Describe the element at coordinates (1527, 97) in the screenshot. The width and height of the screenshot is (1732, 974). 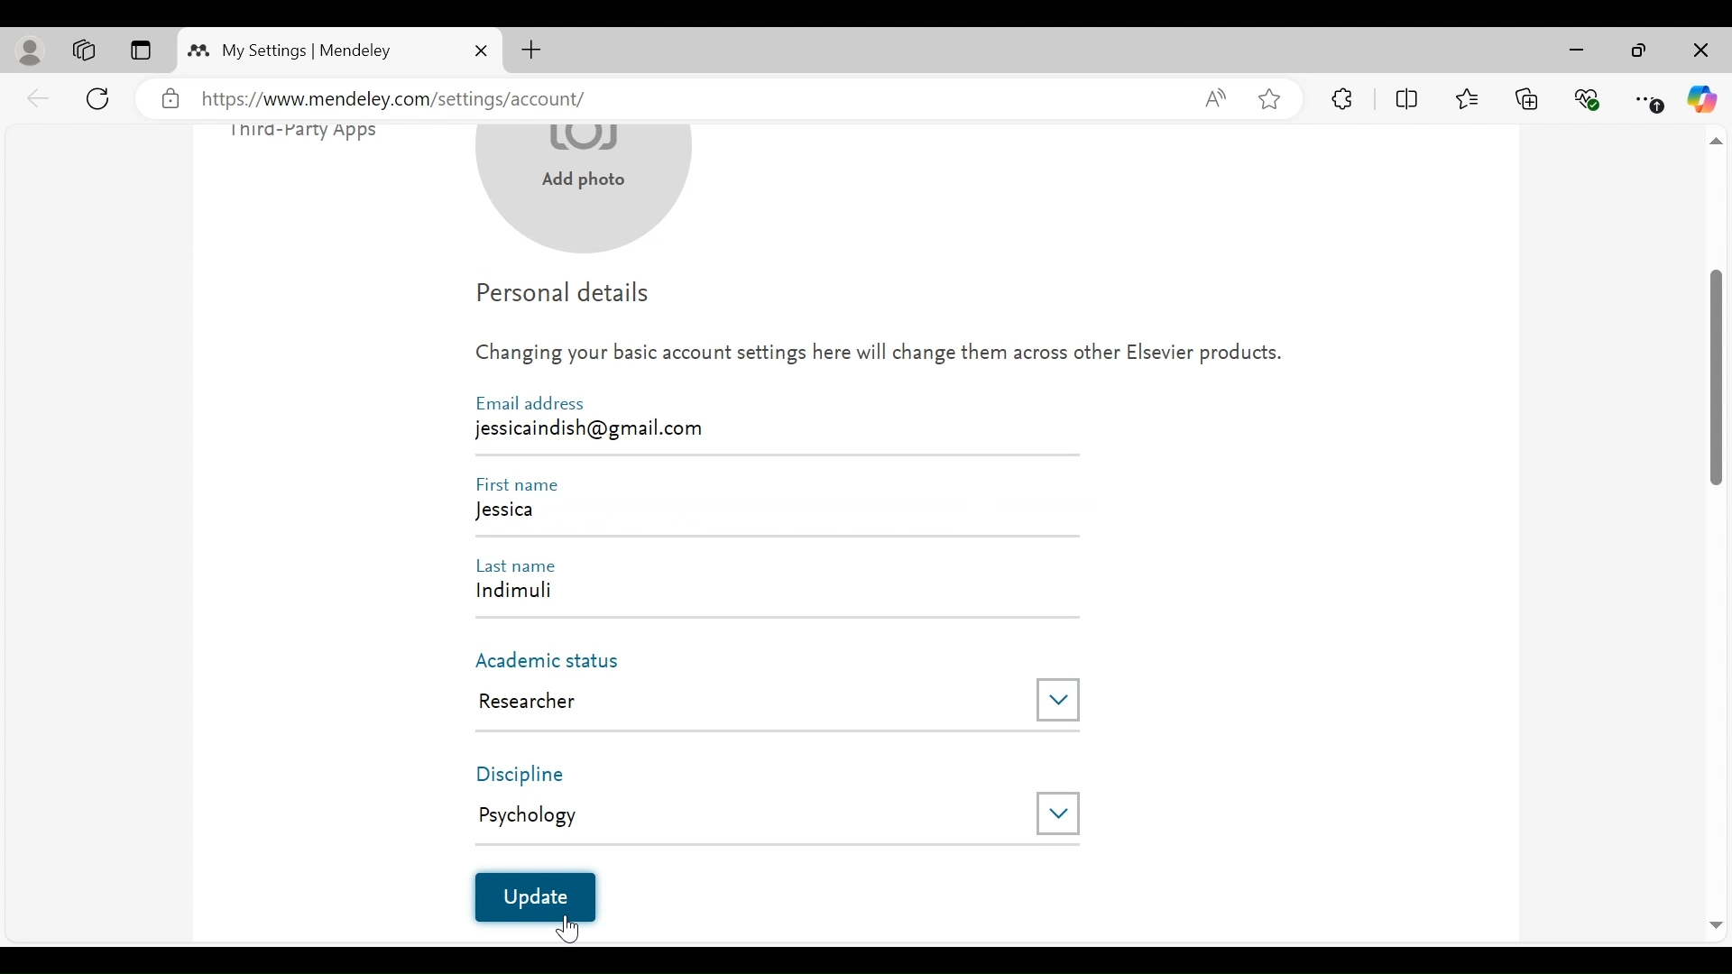
I see `Collections` at that location.